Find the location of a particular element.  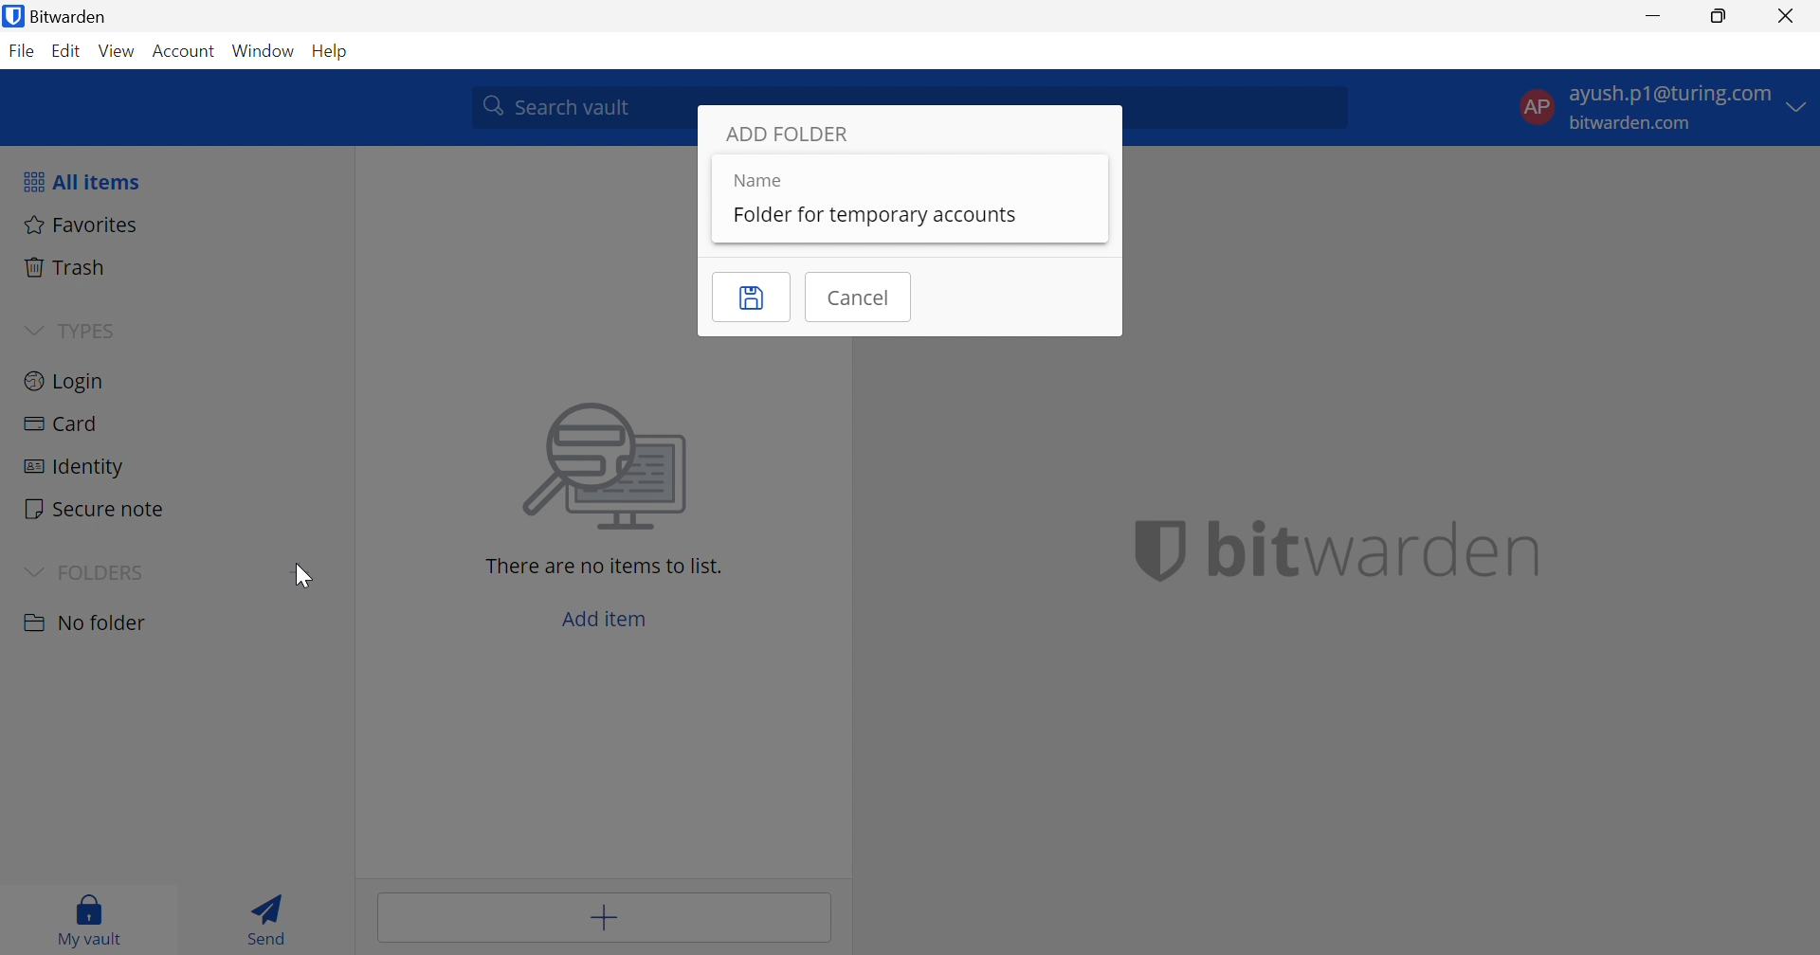

My vault is located at coordinates (84, 920).